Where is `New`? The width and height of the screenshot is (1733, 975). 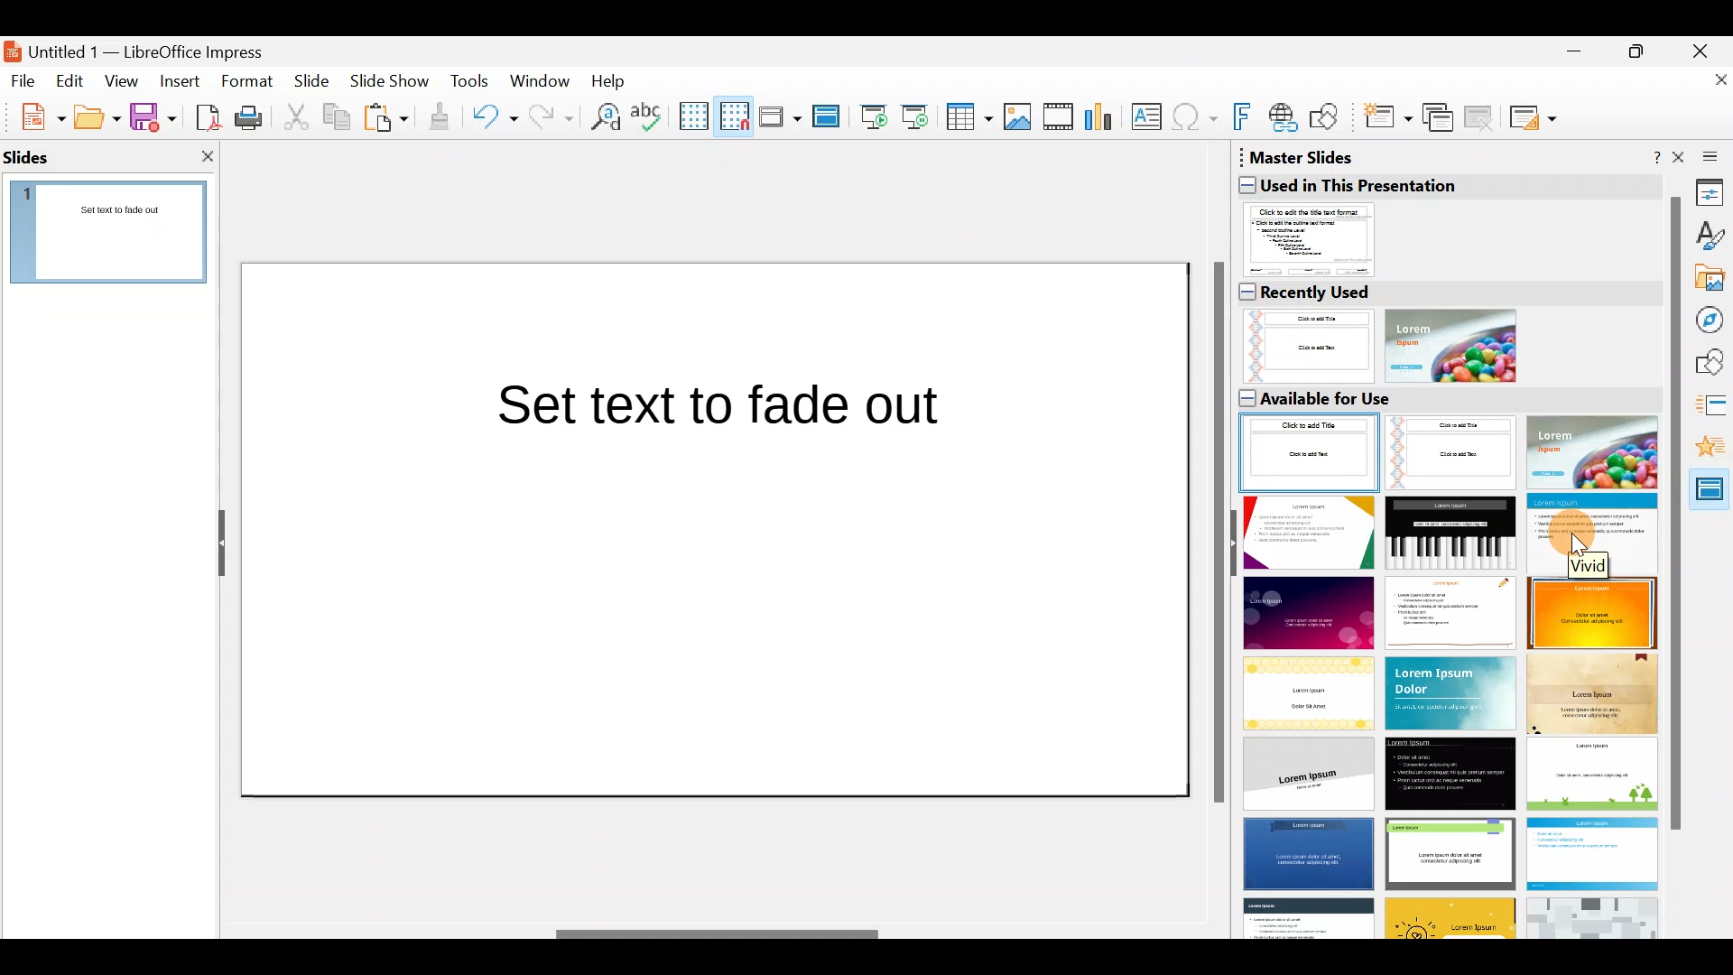
New is located at coordinates (33, 115).